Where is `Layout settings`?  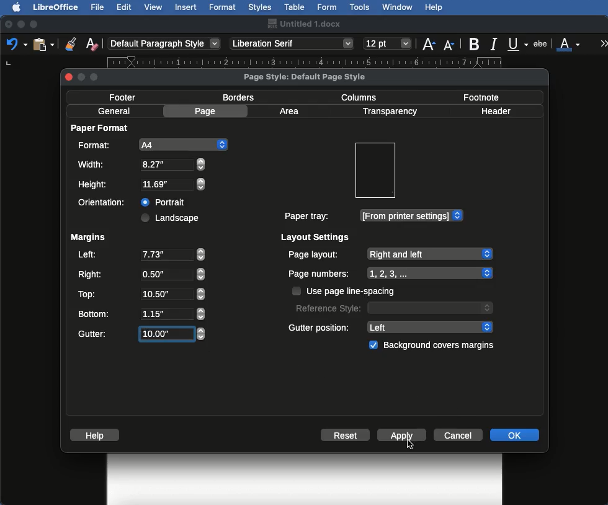
Layout settings is located at coordinates (316, 237).